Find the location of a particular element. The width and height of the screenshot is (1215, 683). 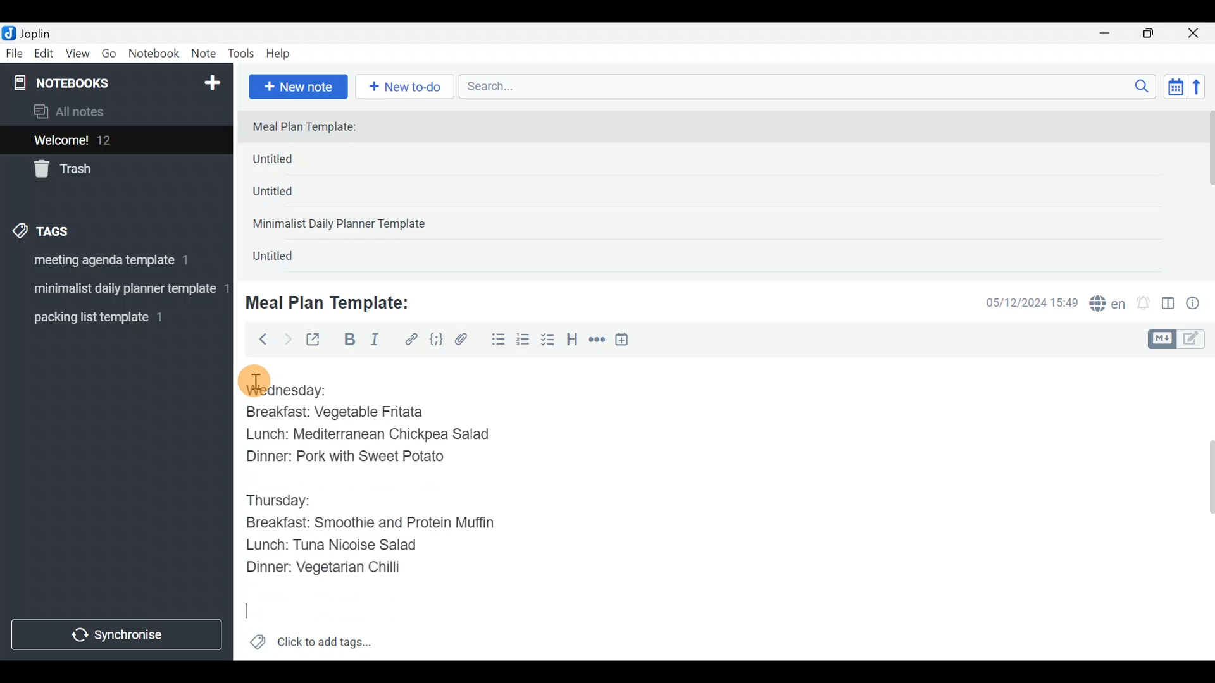

Close is located at coordinates (1195, 34).